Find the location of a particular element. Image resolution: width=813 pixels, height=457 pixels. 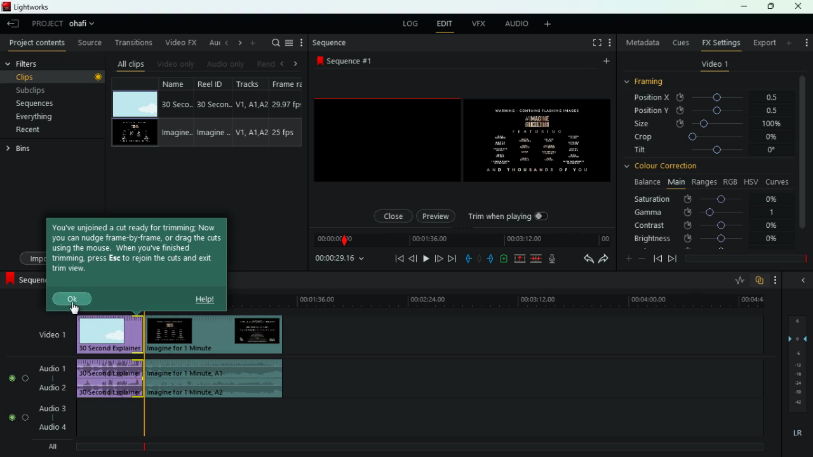

more is located at coordinates (790, 43).